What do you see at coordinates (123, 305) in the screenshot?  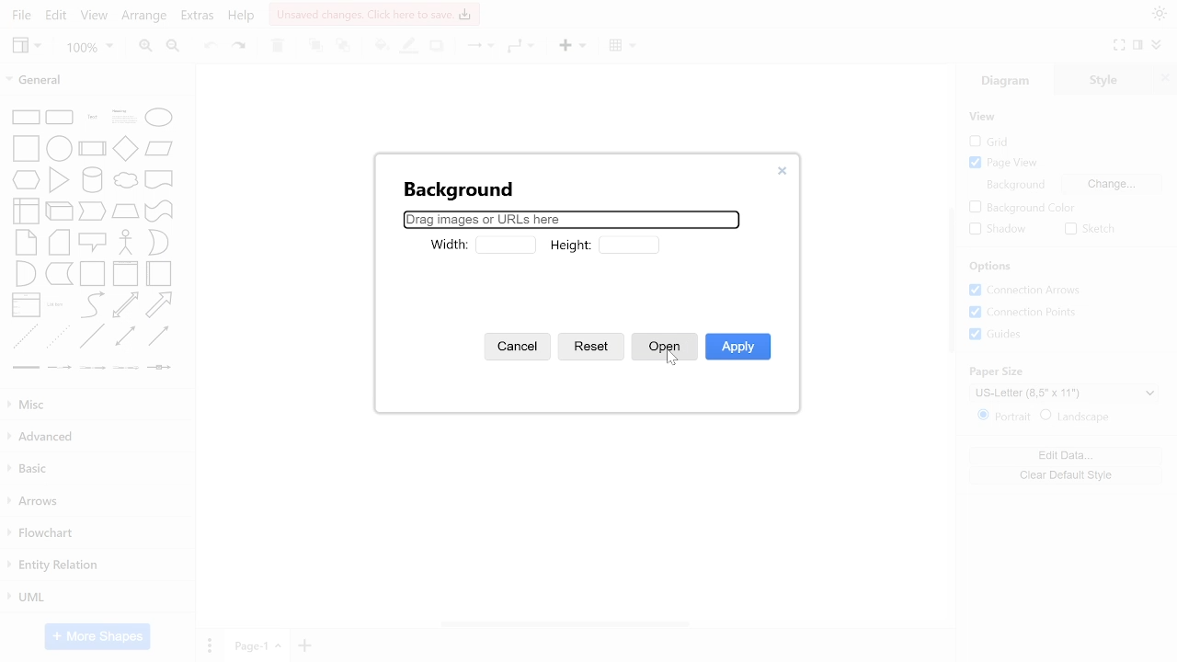 I see `general shapes` at bounding box center [123, 305].